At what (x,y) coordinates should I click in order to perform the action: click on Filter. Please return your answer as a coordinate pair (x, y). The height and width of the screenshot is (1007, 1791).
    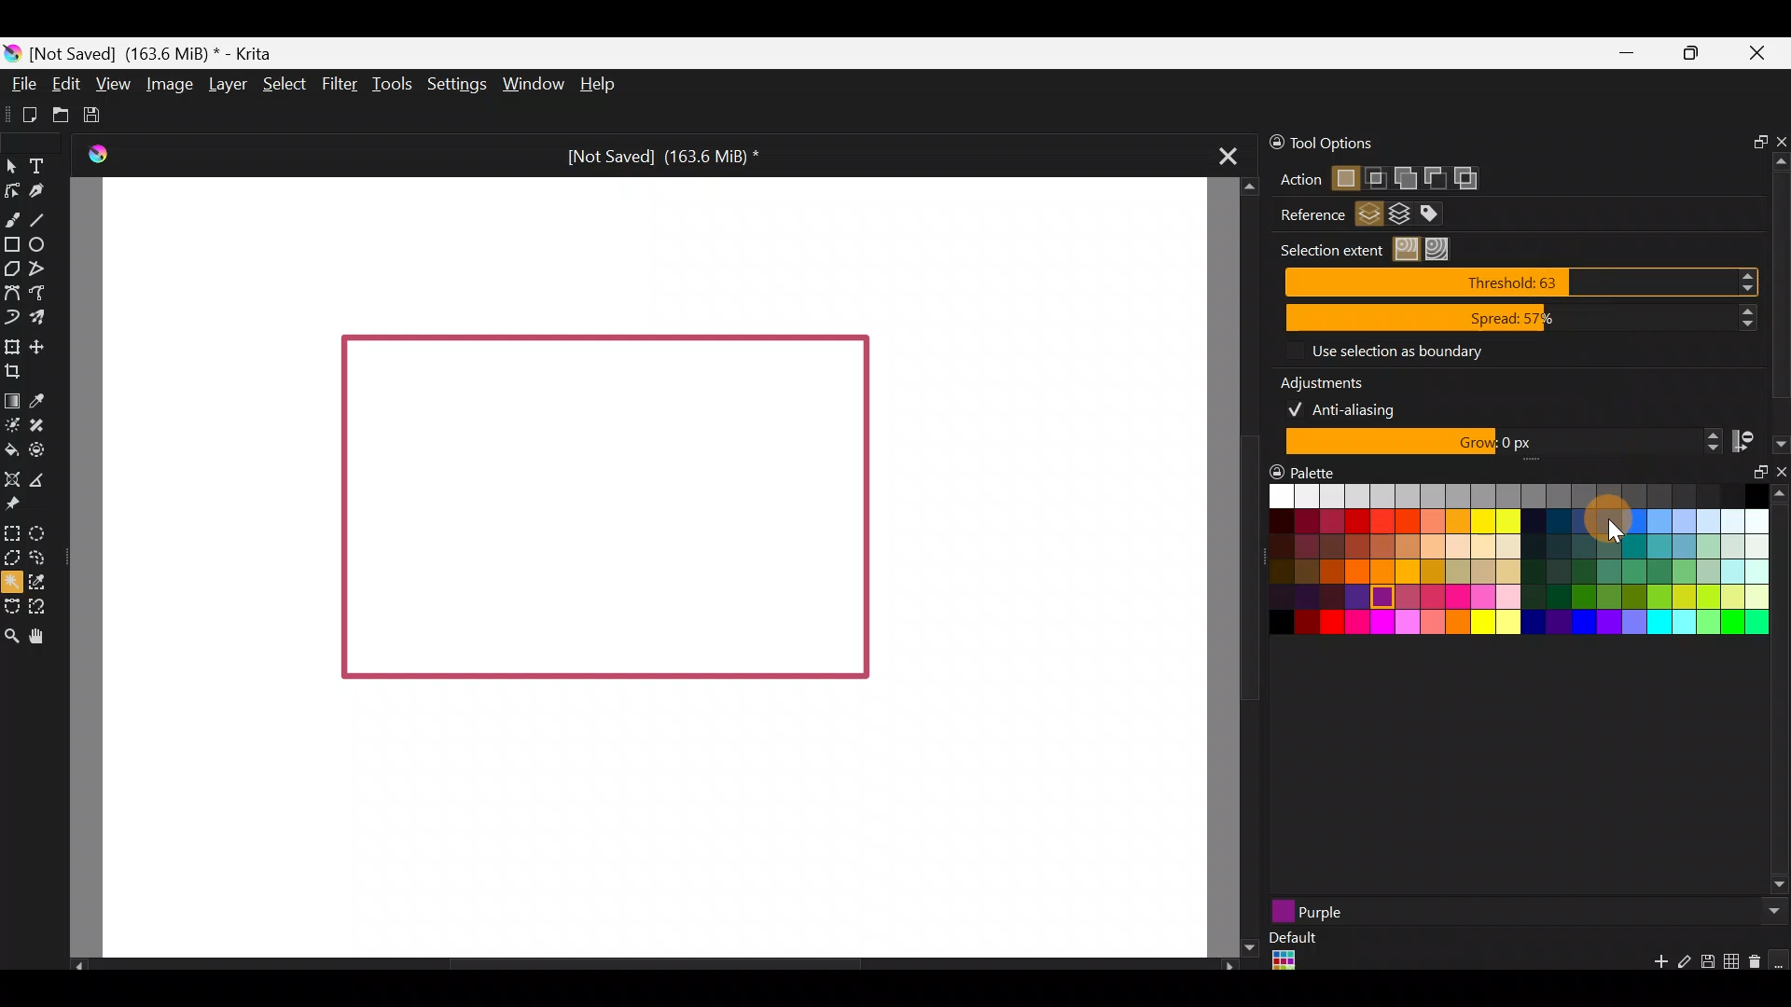
    Looking at the image, I should click on (337, 84).